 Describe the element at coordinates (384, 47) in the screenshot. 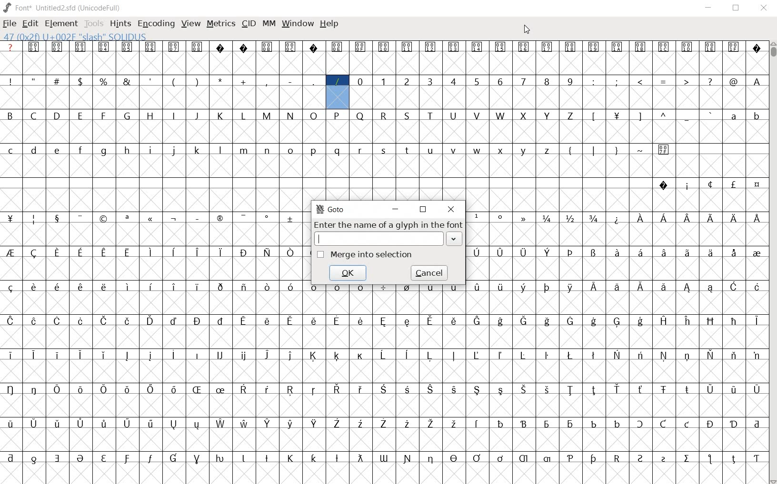

I see `glyph` at that location.